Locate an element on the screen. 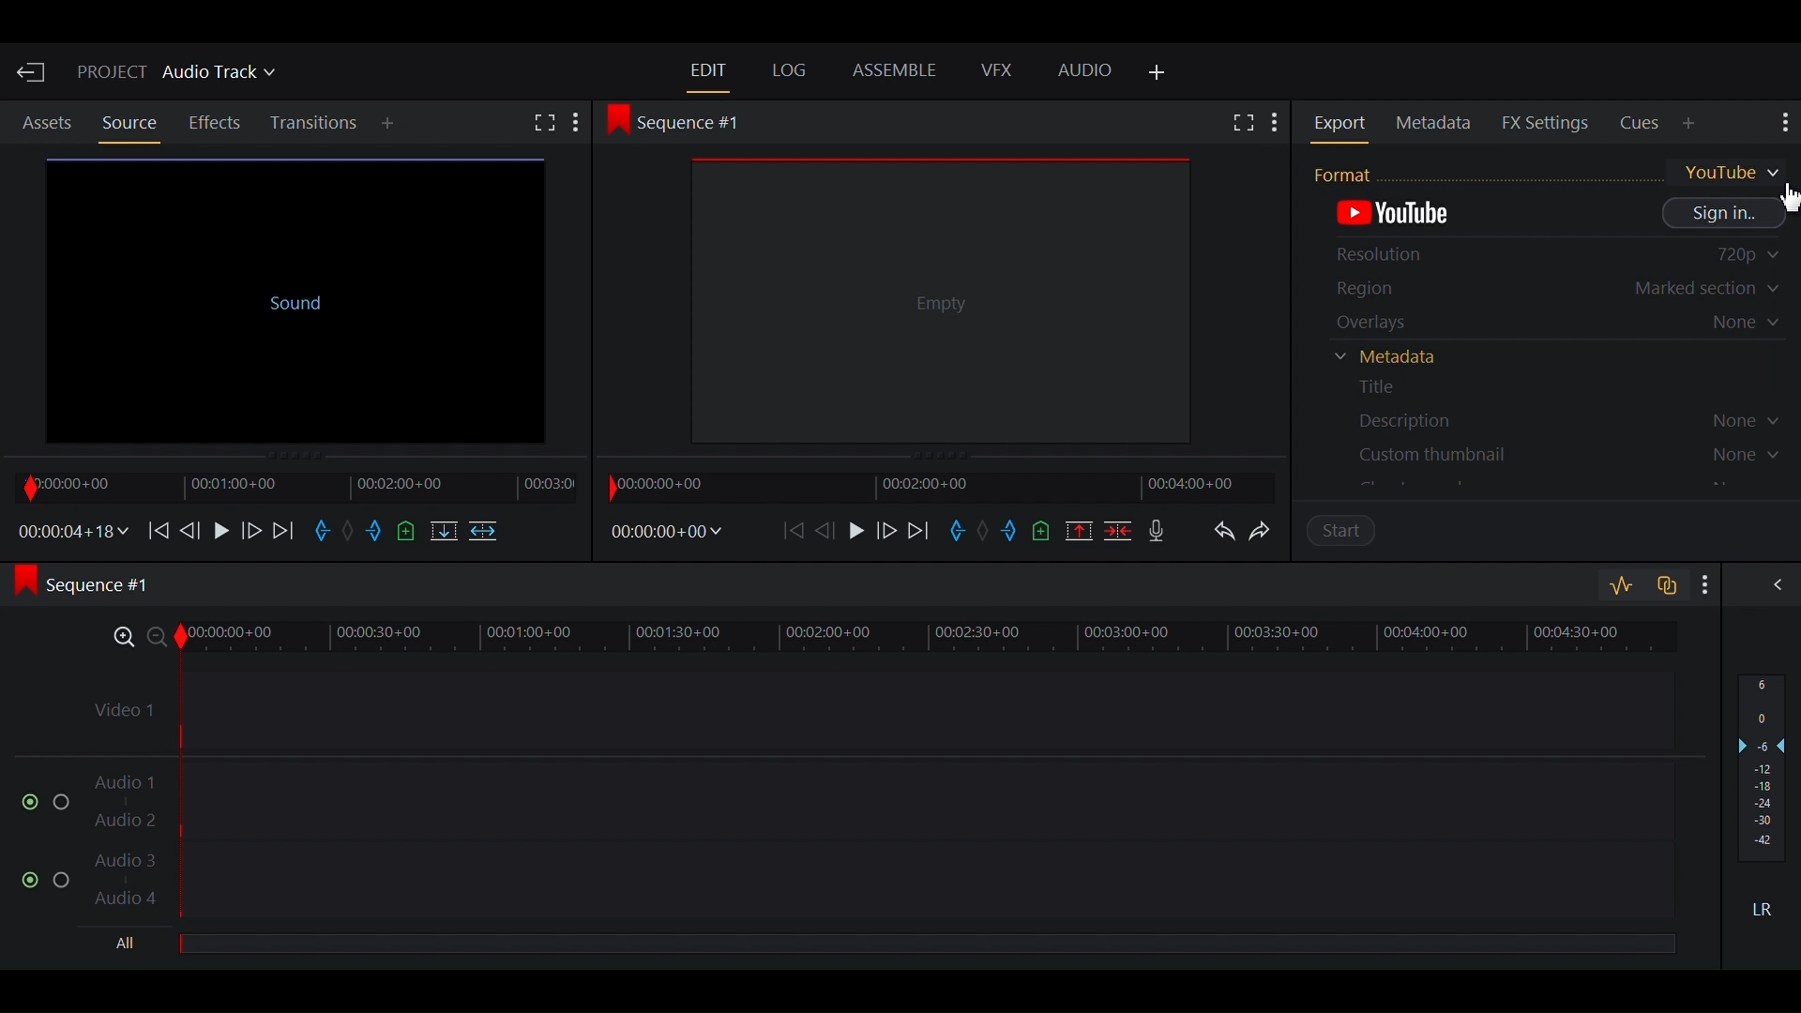  Delete/Cut is located at coordinates (1119, 529).